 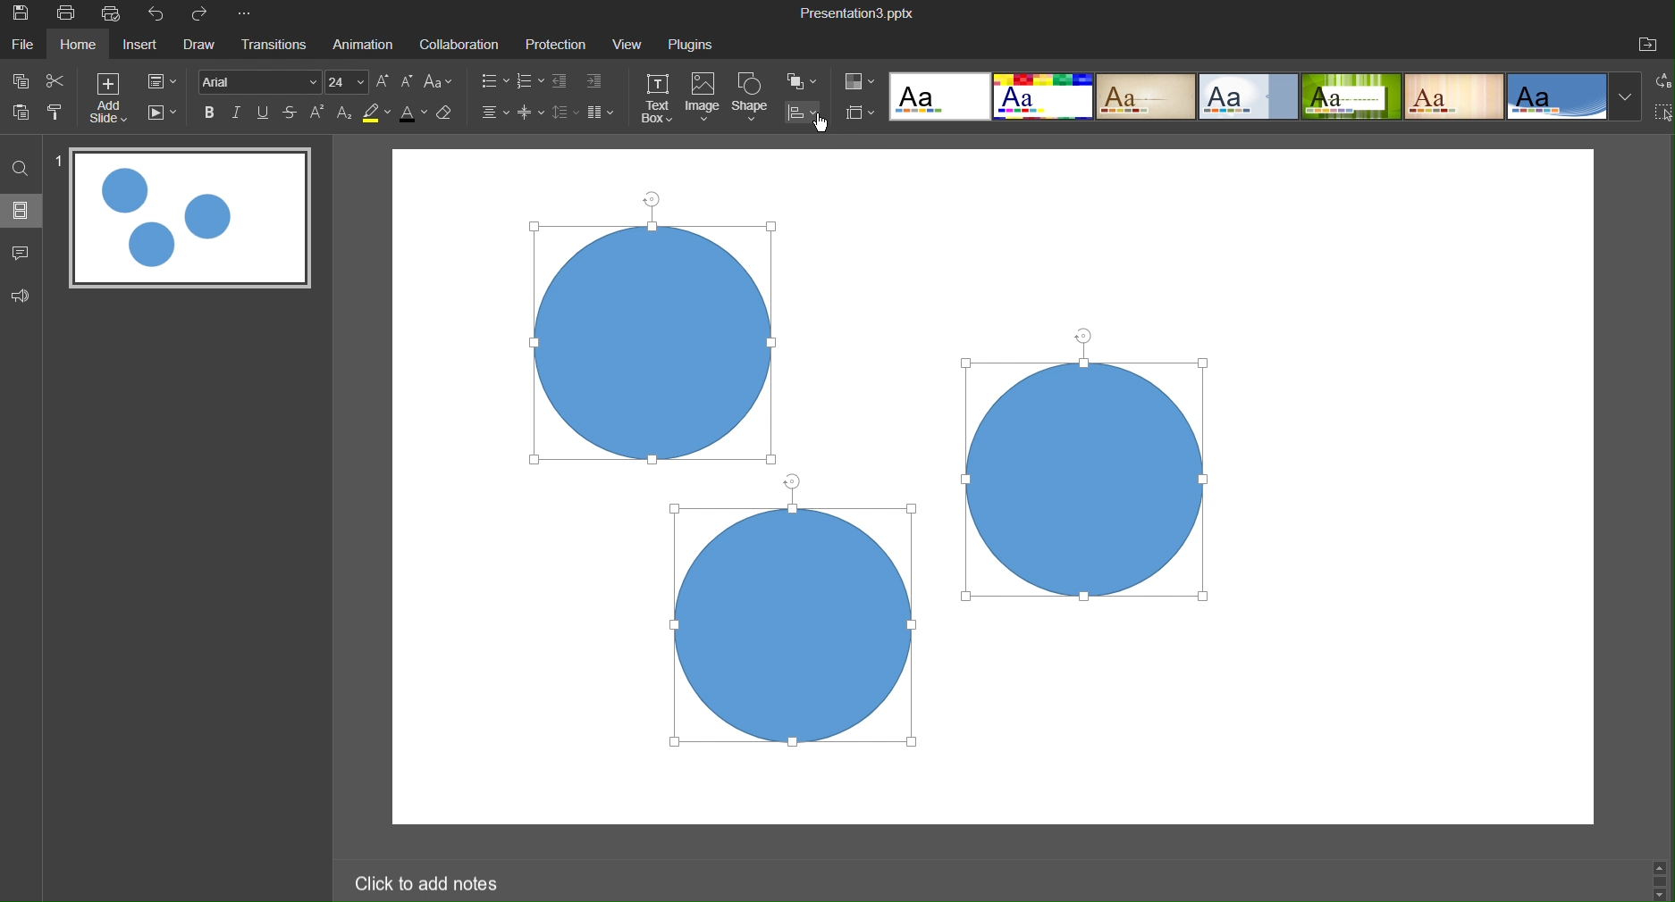 I want to click on Highlight, so click(x=375, y=113).